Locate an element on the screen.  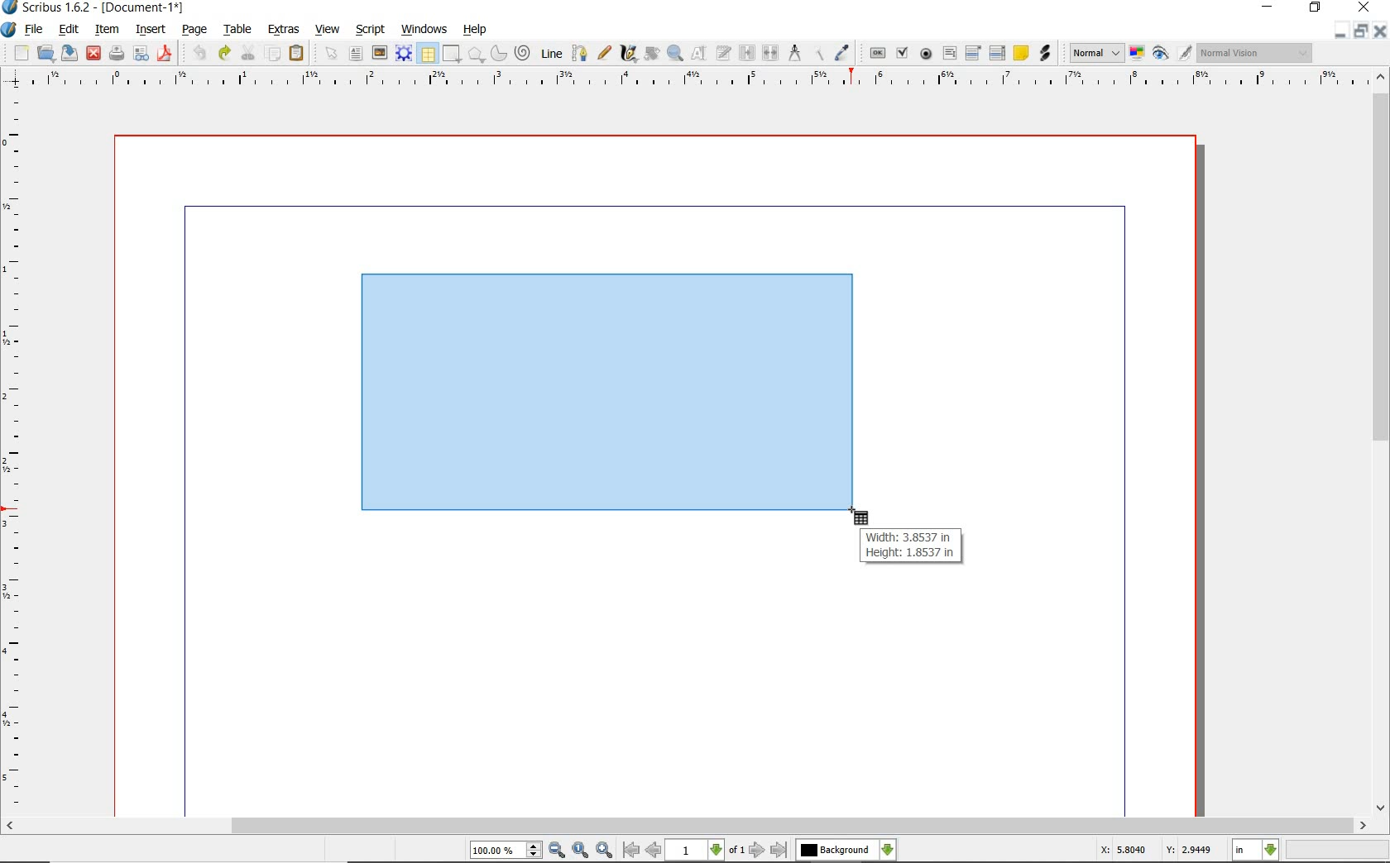
undo is located at coordinates (199, 53).